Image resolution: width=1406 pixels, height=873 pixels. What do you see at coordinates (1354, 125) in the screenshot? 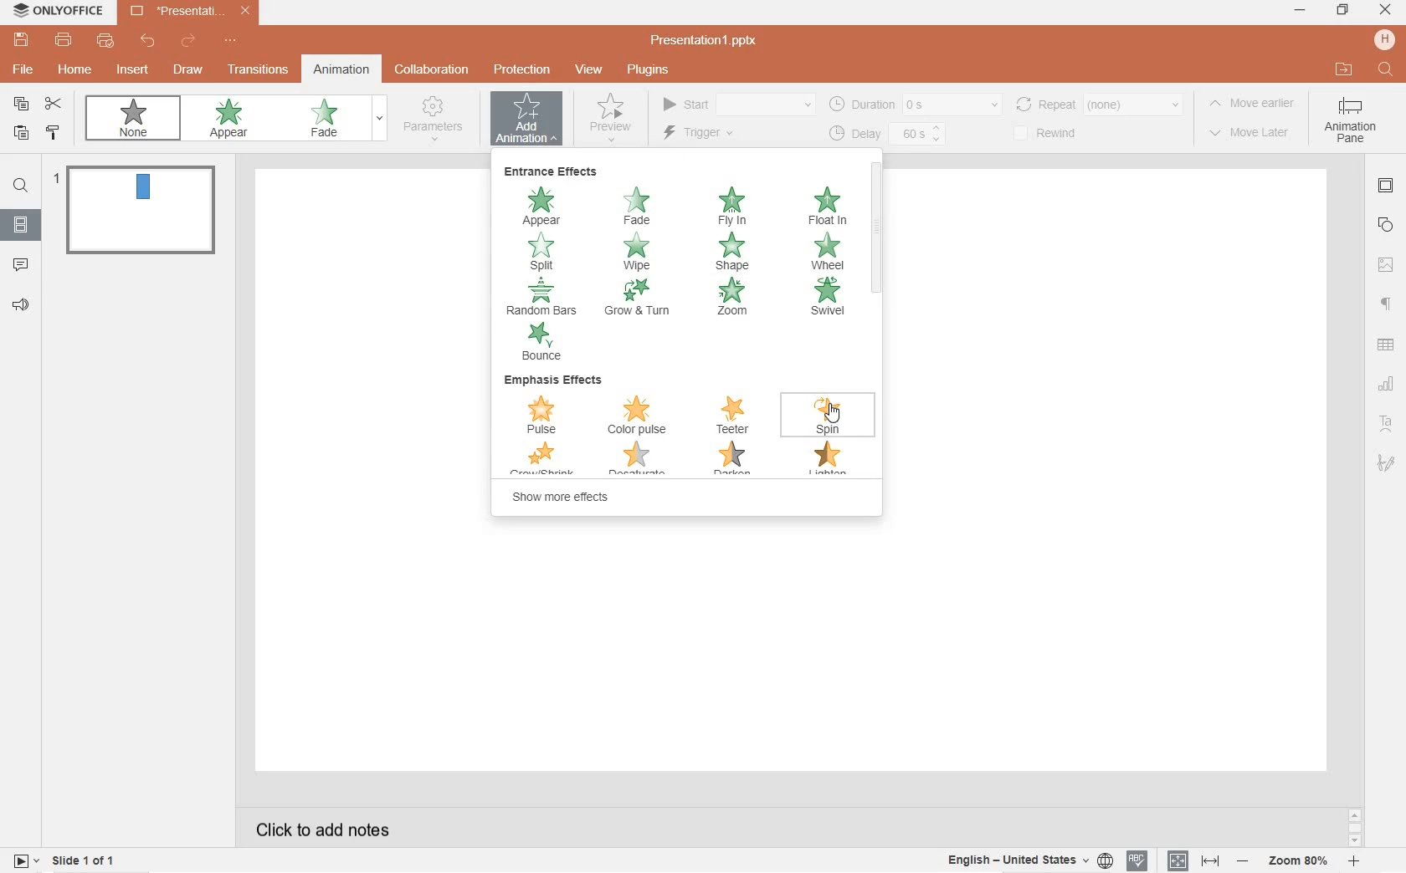
I see `animation pane` at bounding box center [1354, 125].